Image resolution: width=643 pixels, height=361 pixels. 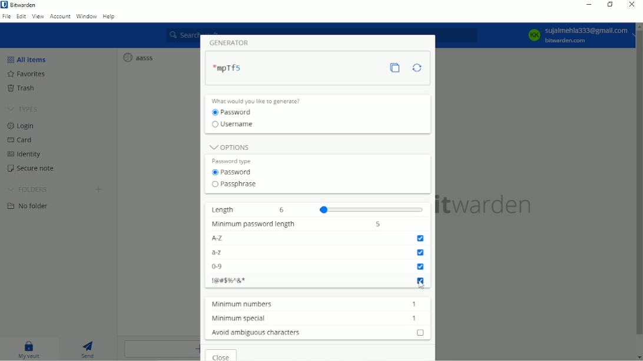 I want to click on Identity, so click(x=26, y=153).